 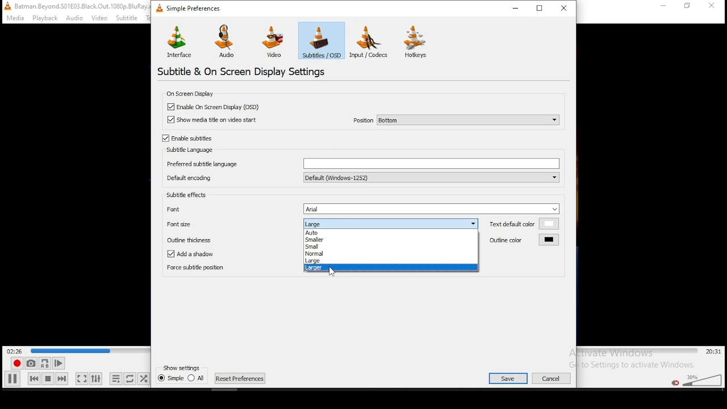 I want to click on auto, so click(x=390, y=232).